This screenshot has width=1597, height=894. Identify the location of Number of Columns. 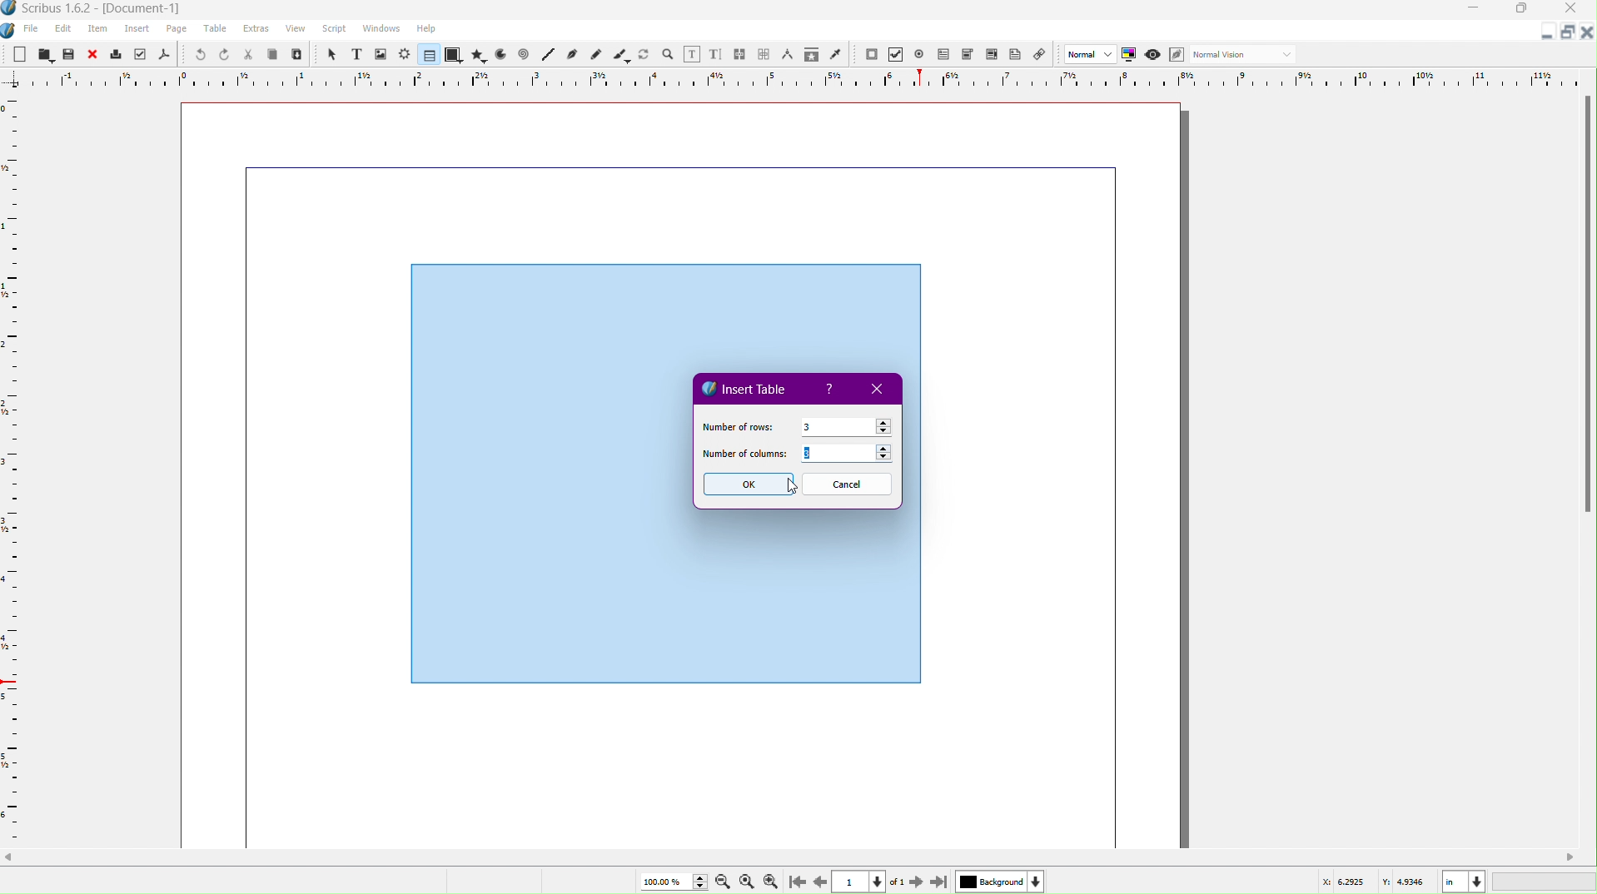
(746, 455).